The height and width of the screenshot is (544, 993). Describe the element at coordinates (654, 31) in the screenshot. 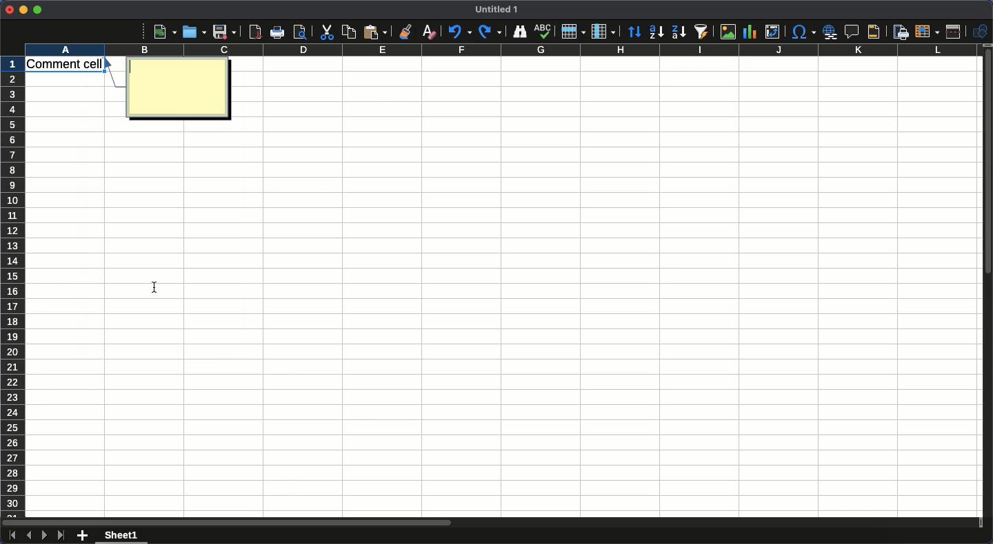

I see `Ascending` at that location.